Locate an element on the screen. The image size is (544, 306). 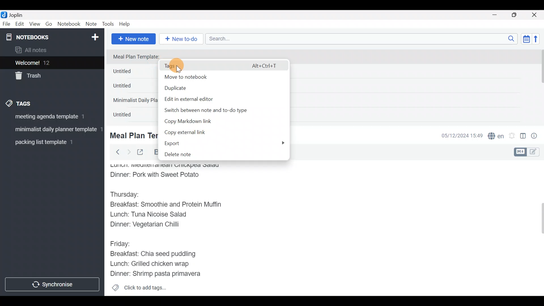
Delete note is located at coordinates (217, 155).